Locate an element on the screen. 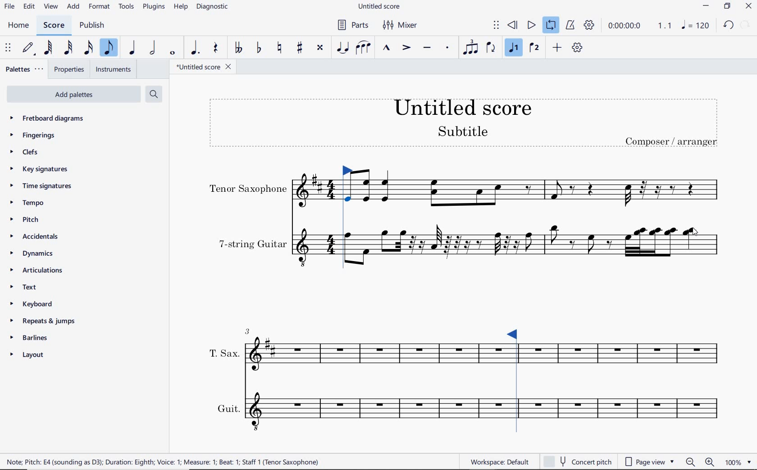 Image resolution: width=757 pixels, height=470 pixels. ZOOM OUT OR ZOOM IN is located at coordinates (701, 462).